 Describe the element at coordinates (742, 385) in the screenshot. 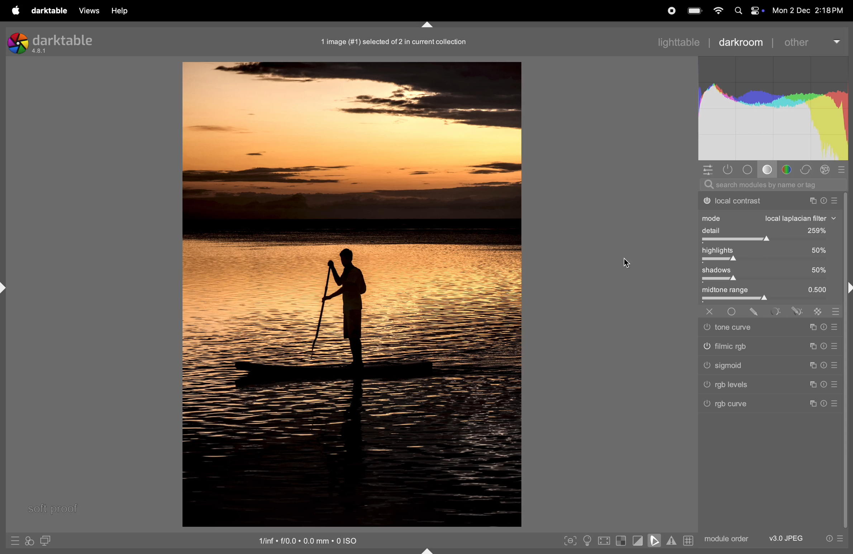

I see `` at that location.